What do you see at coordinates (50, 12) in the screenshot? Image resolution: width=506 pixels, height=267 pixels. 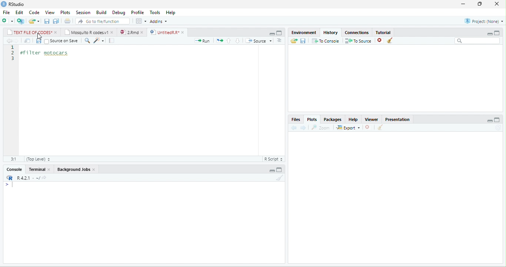 I see `View` at bounding box center [50, 12].